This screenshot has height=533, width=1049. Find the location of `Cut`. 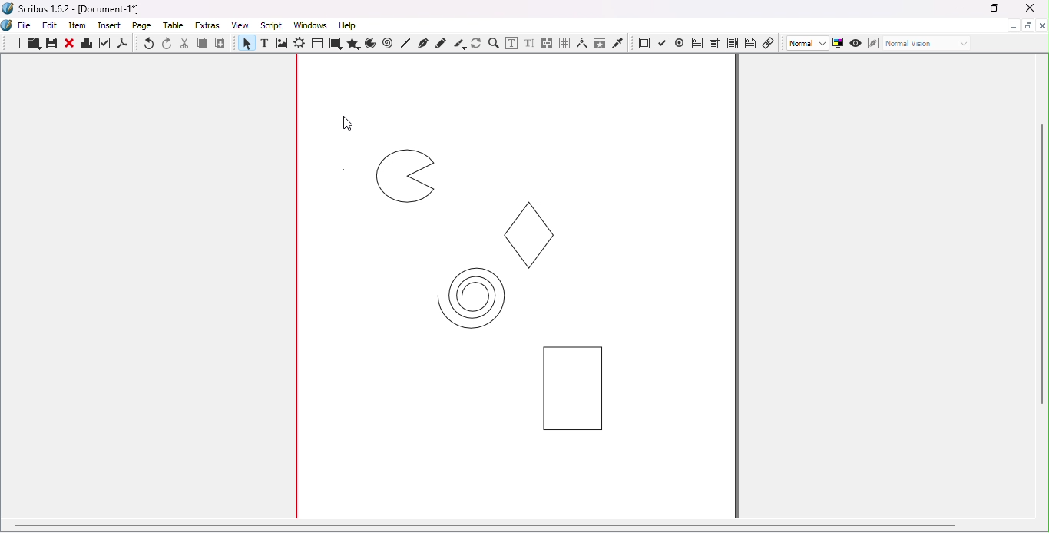

Cut is located at coordinates (185, 44).